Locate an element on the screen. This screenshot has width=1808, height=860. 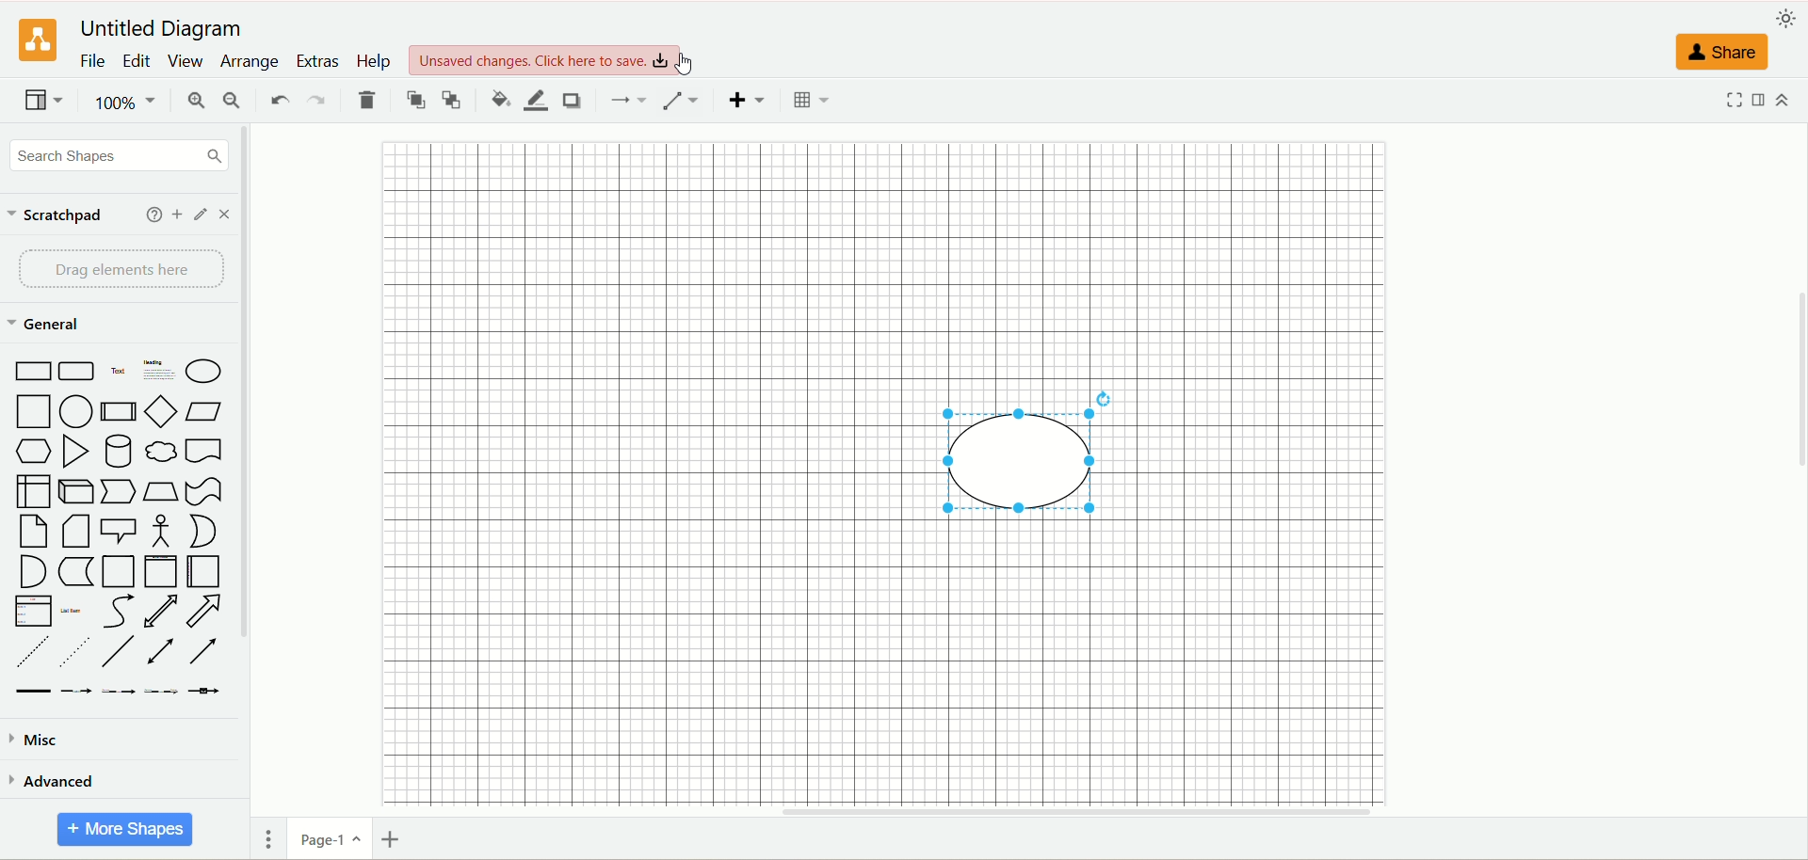
or is located at coordinates (208, 532).